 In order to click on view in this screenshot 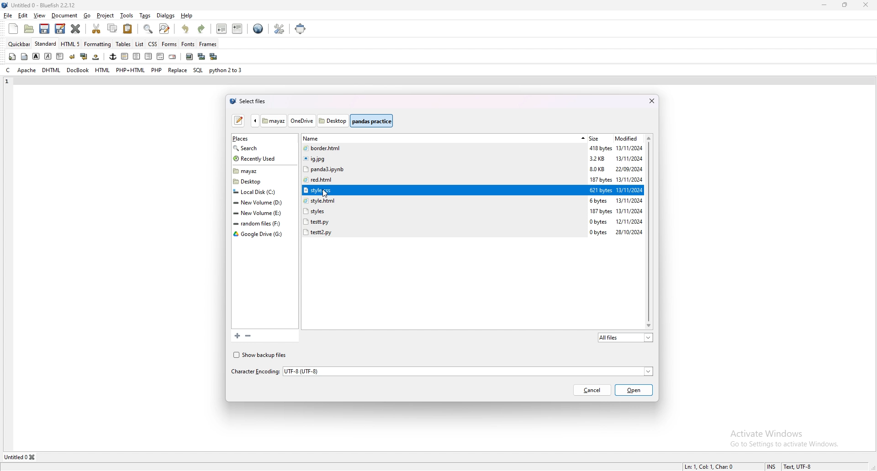, I will do `click(39, 16)`.